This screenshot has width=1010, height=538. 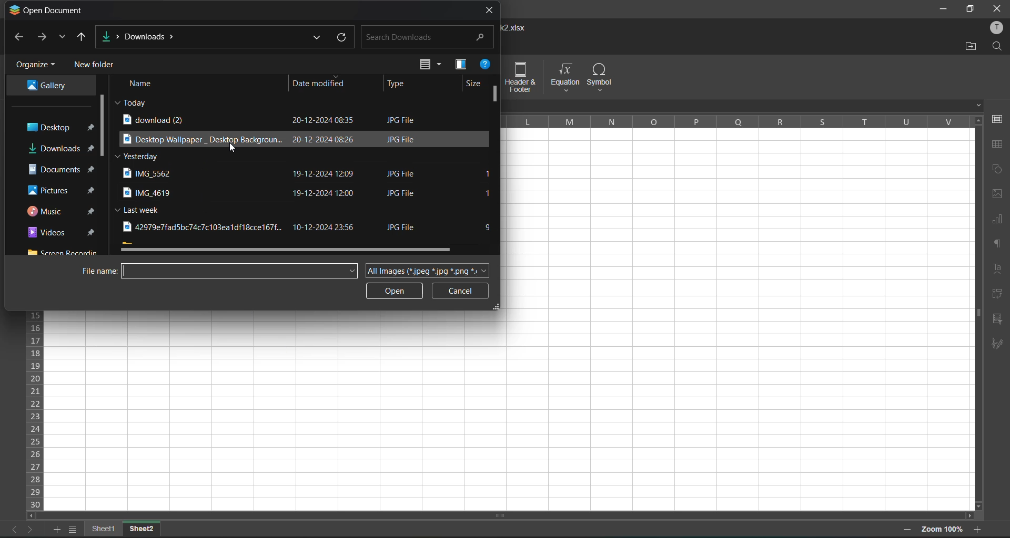 What do you see at coordinates (141, 209) in the screenshot?
I see `Last week` at bounding box center [141, 209].